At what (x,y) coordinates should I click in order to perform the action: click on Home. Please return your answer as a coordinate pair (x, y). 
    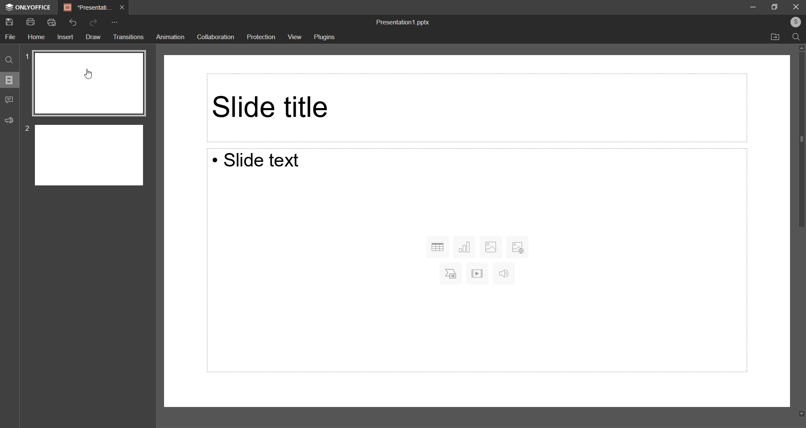
    Looking at the image, I should click on (37, 37).